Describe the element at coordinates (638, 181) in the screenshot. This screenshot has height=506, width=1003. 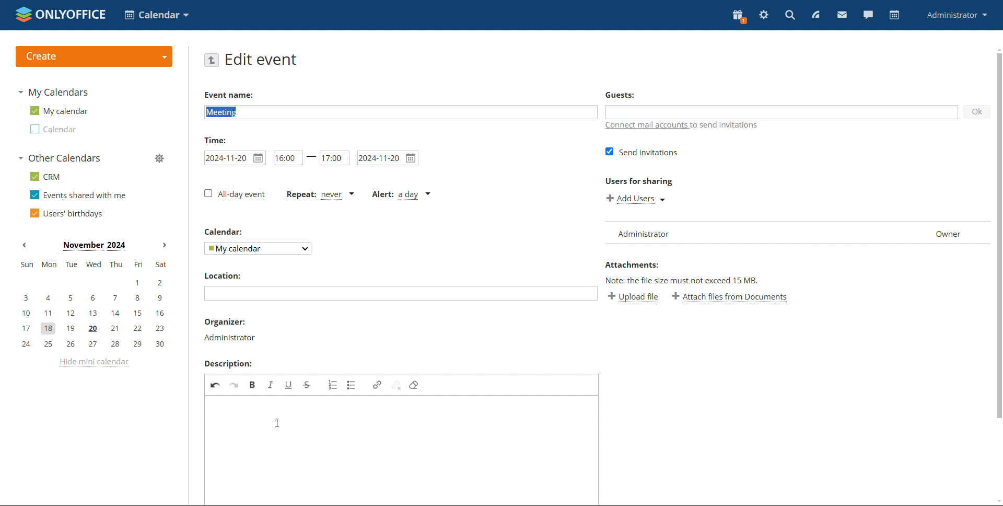
I see `users for sharing` at that location.